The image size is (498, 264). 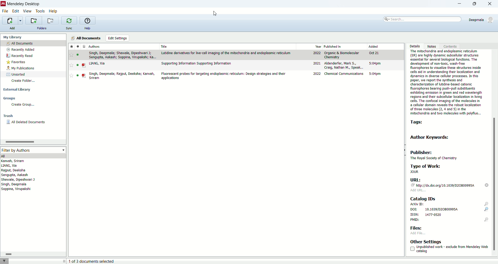 What do you see at coordinates (69, 28) in the screenshot?
I see `sync` at bounding box center [69, 28].